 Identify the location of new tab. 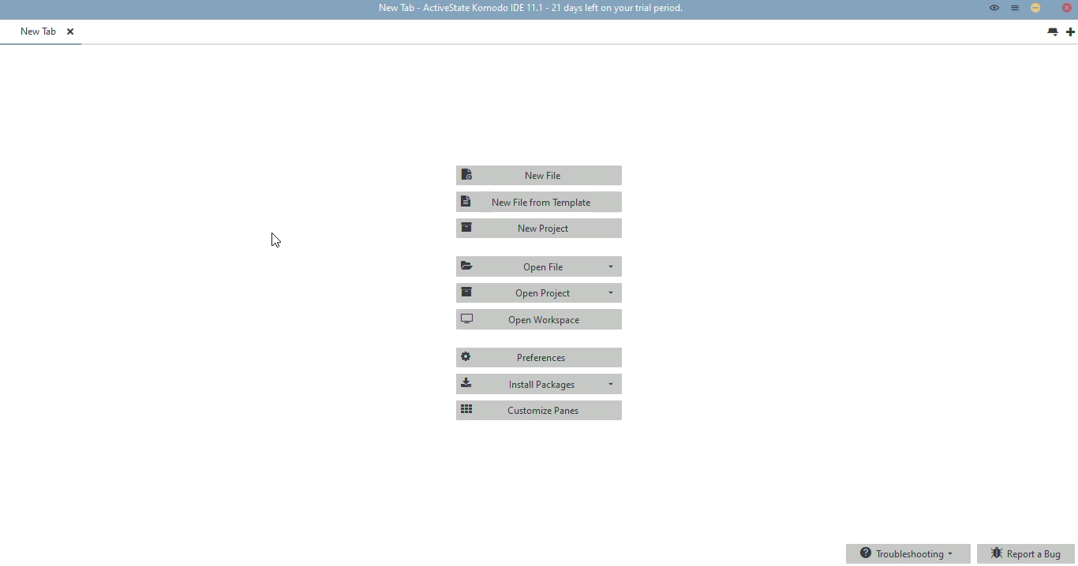
(1071, 32).